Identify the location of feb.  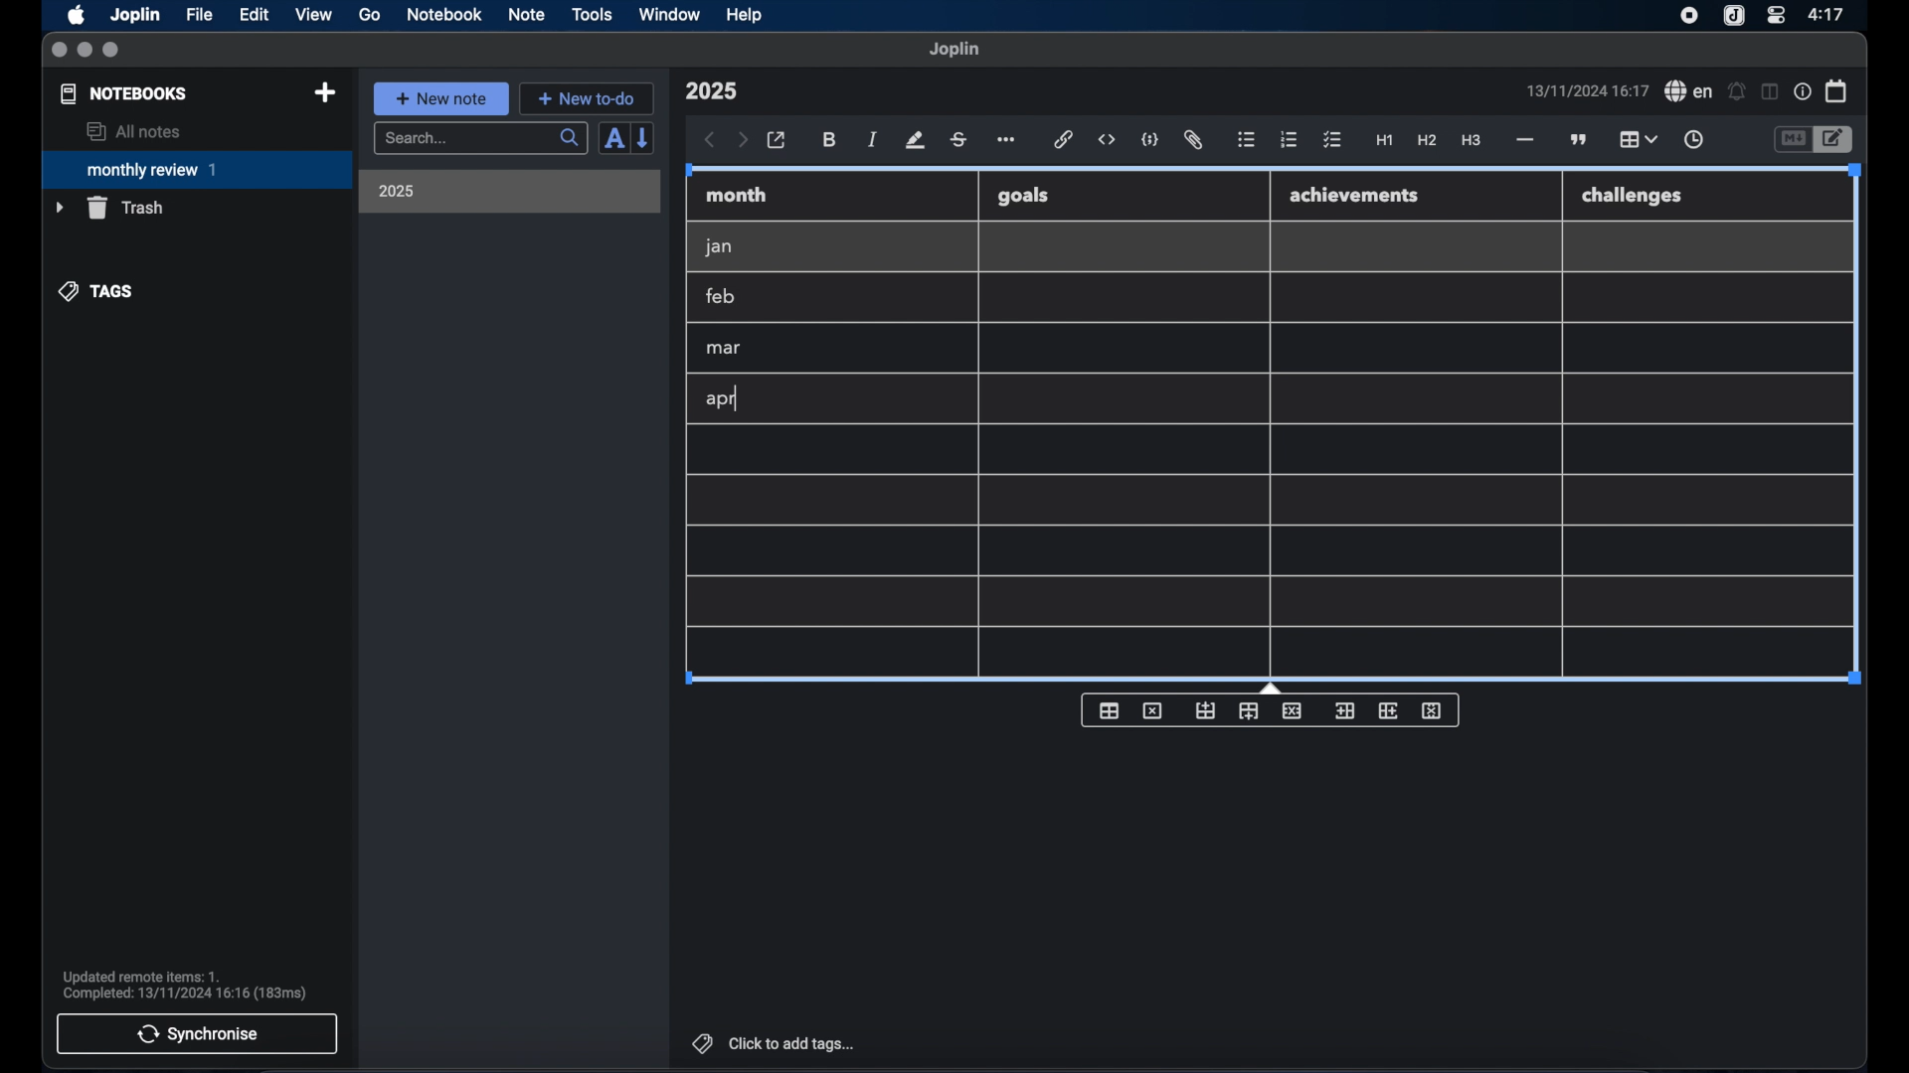
(722, 296).